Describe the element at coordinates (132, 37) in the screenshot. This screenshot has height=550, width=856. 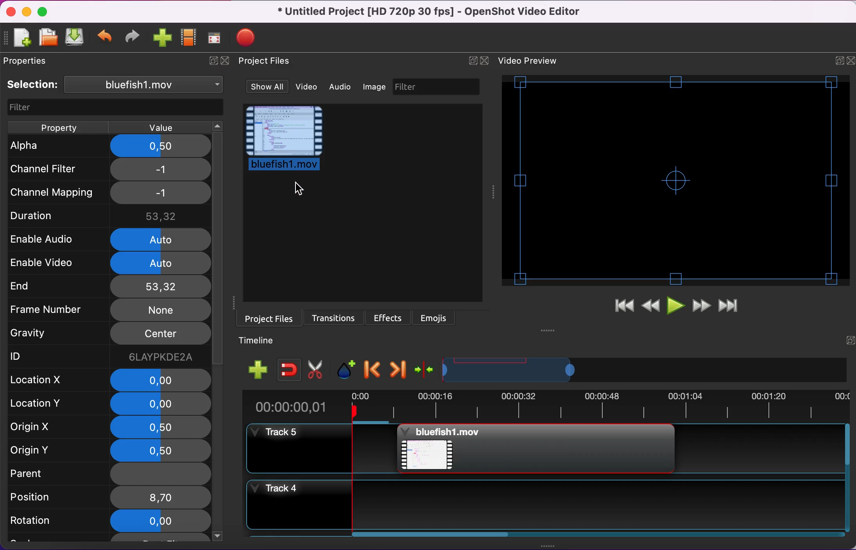
I see `redo` at that location.